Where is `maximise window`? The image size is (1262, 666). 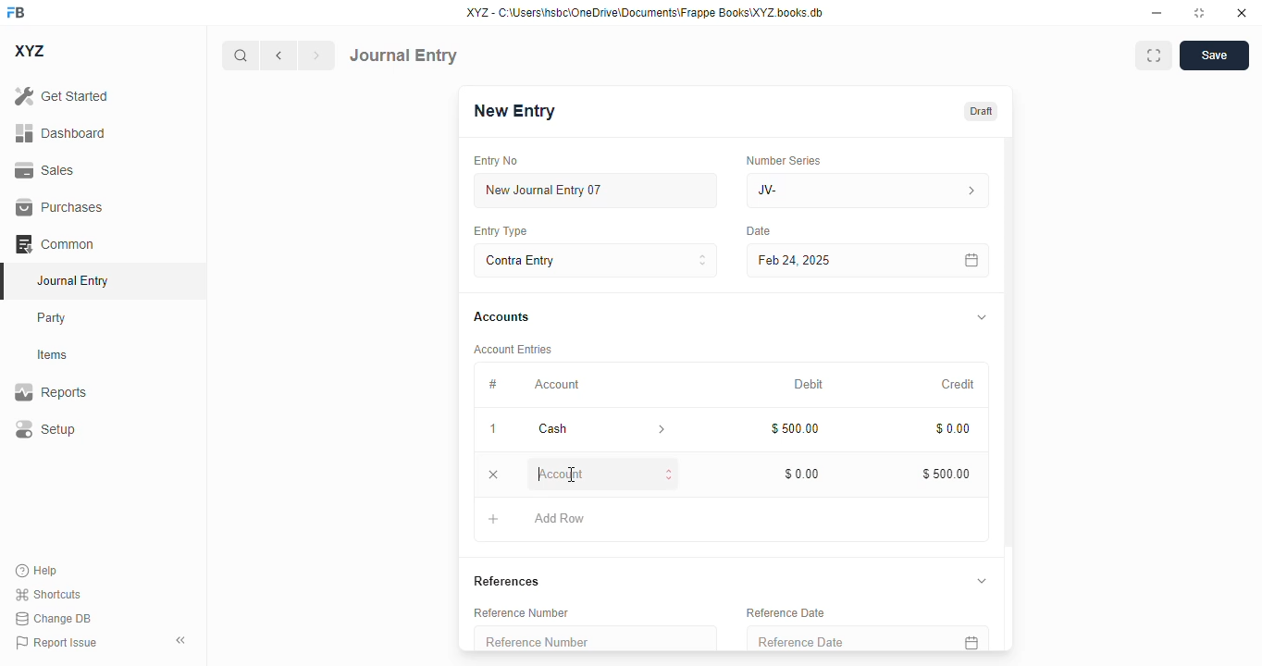 maximise window is located at coordinates (1154, 55).